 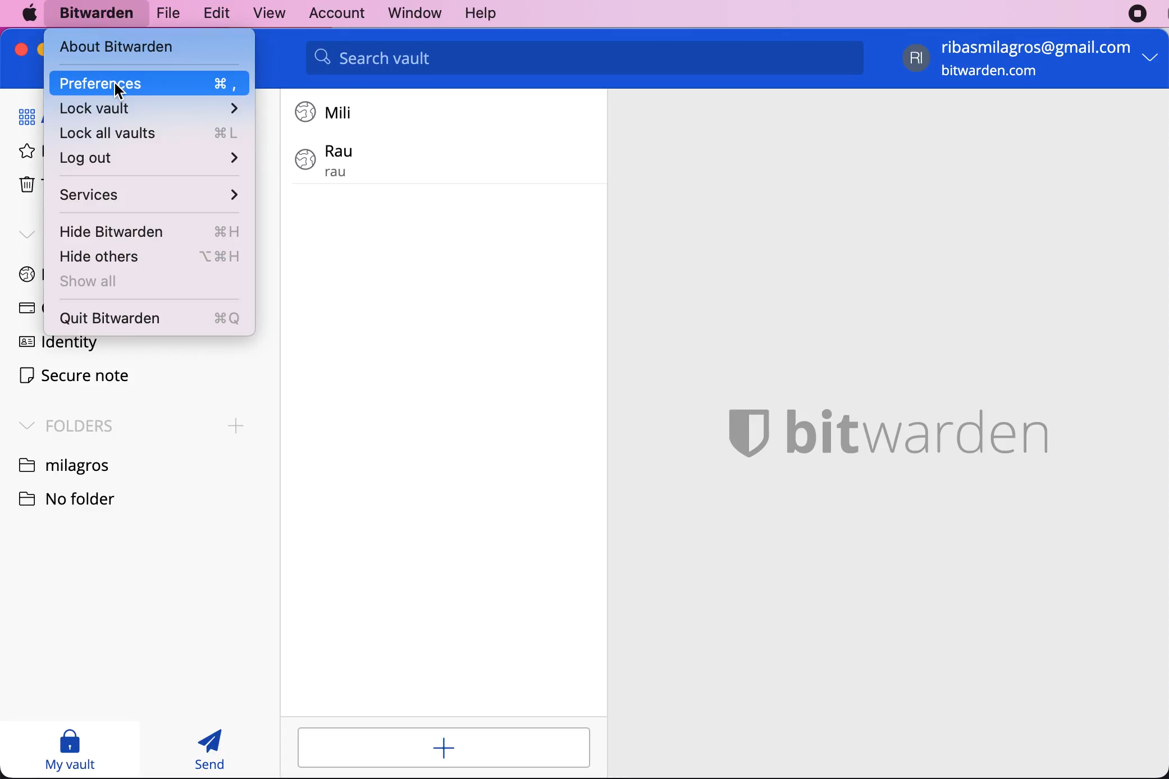 I want to click on file, so click(x=166, y=12).